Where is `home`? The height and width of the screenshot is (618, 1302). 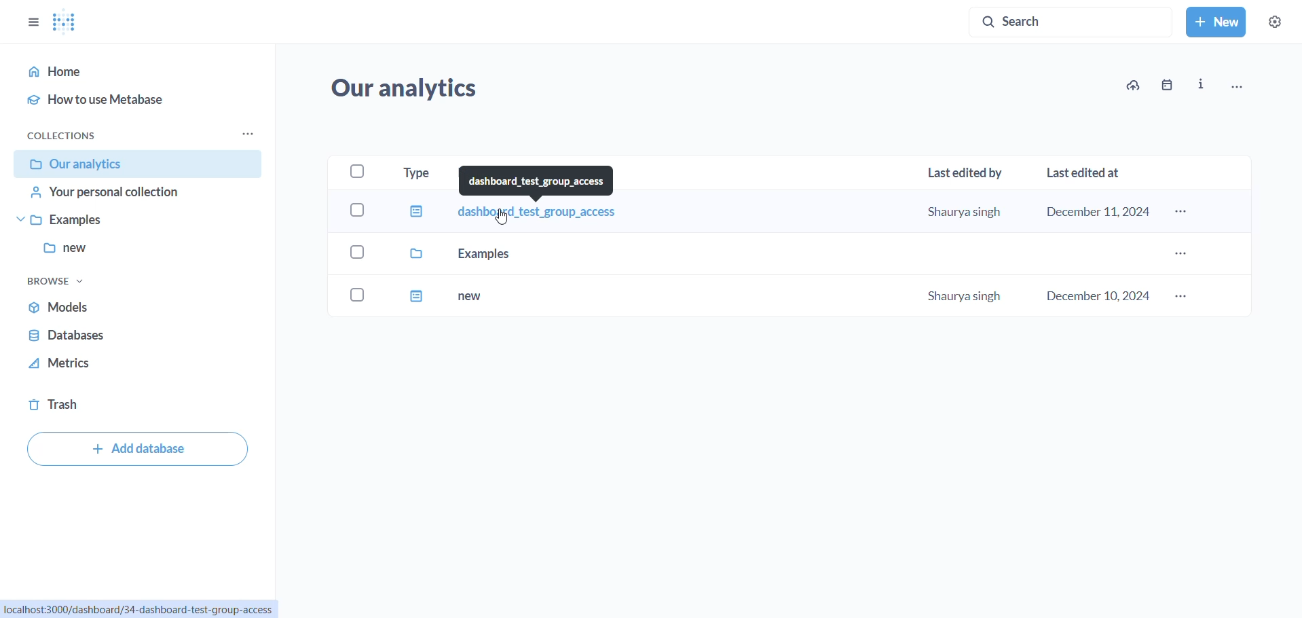 home is located at coordinates (134, 73).